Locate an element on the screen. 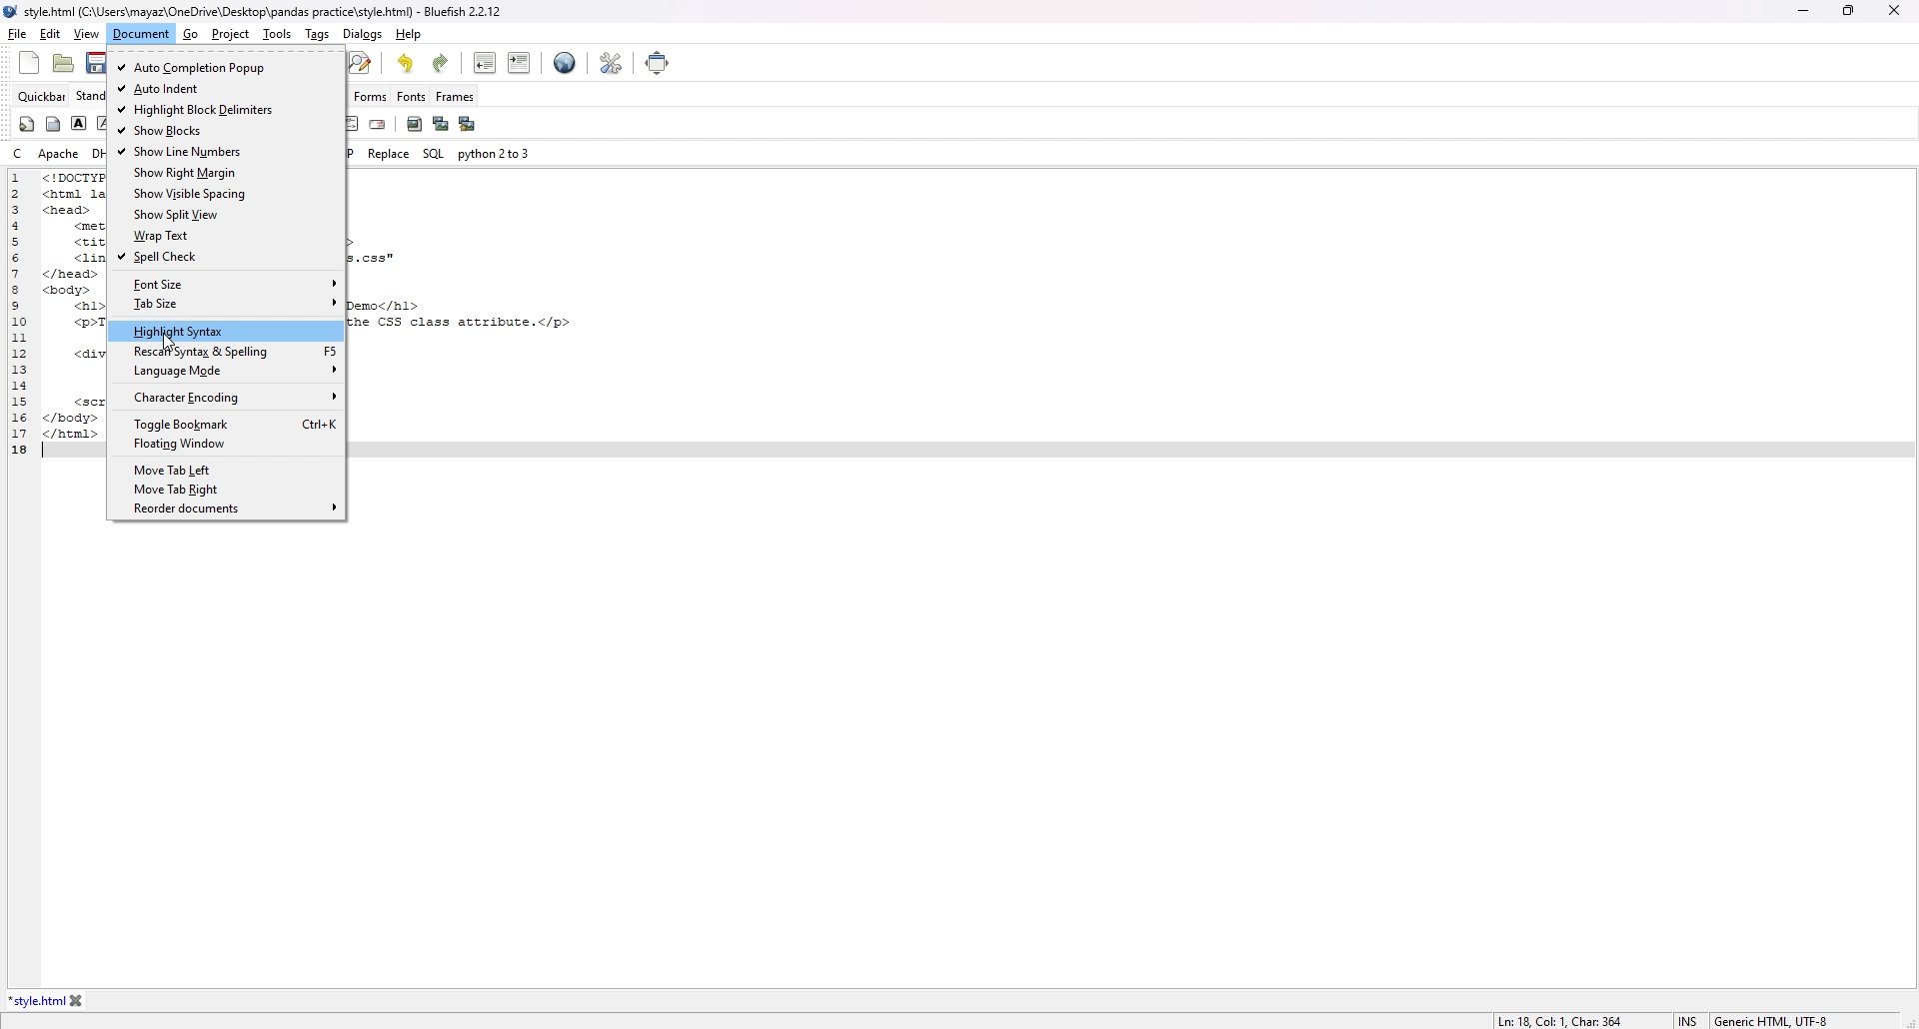  minimize is located at coordinates (1802, 11).